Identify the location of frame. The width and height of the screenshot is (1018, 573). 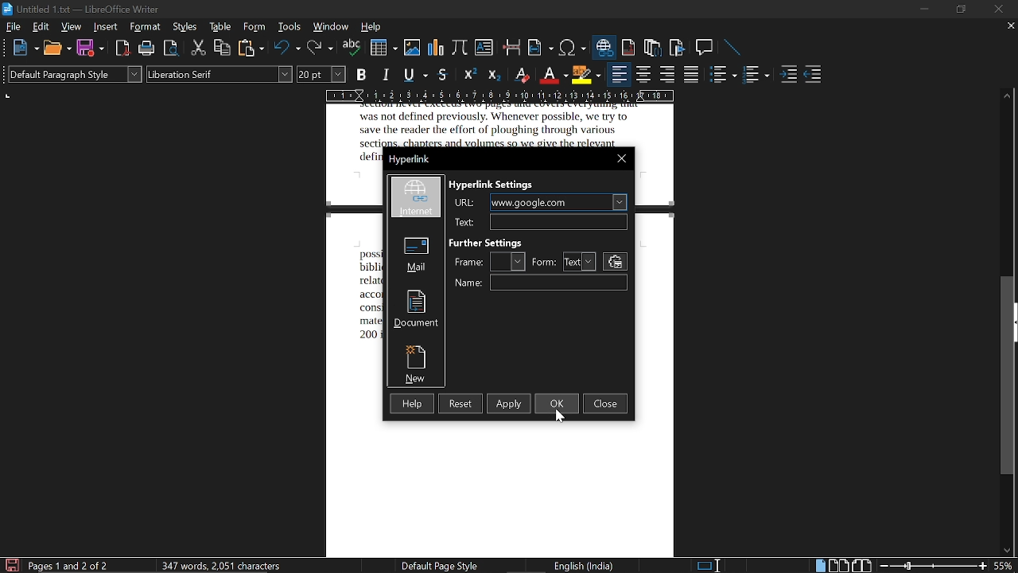
(510, 261).